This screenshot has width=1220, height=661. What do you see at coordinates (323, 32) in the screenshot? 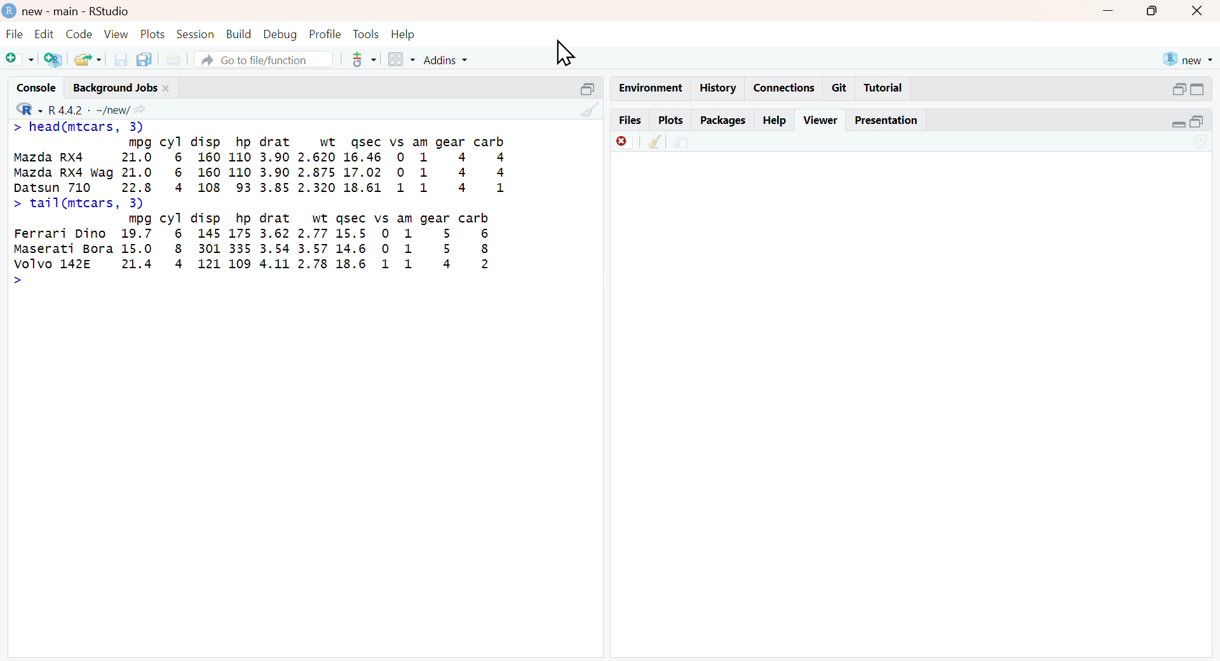
I see `Profile` at bounding box center [323, 32].